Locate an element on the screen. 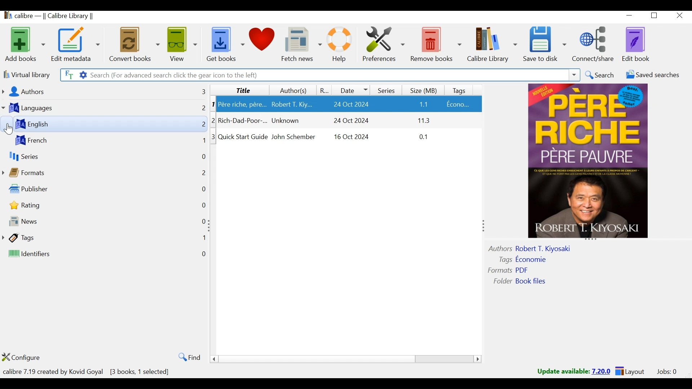 The width and height of the screenshot is (692, 389). Search is located at coordinates (600, 75).